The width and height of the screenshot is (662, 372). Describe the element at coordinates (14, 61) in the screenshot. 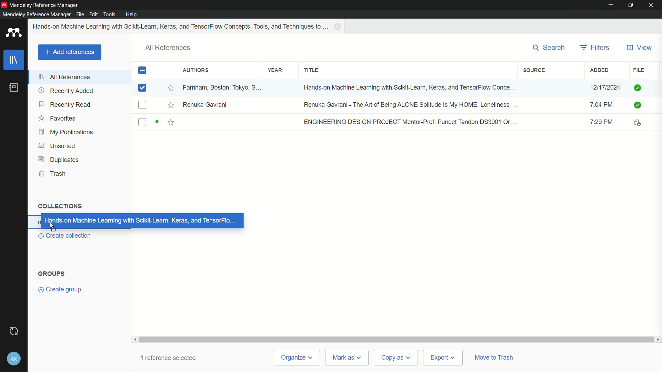

I see `library` at that location.